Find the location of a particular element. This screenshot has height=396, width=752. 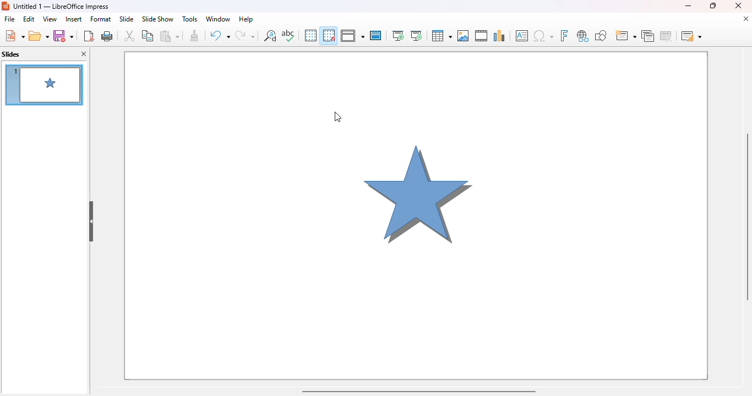

new is located at coordinates (14, 36).